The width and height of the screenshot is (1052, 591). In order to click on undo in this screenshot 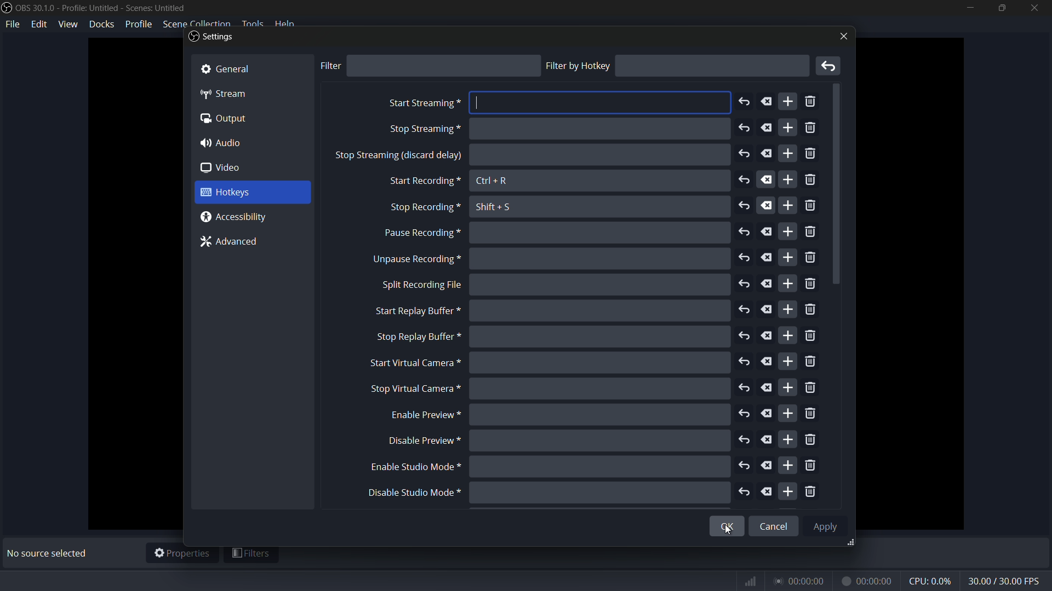, I will do `click(745, 362)`.